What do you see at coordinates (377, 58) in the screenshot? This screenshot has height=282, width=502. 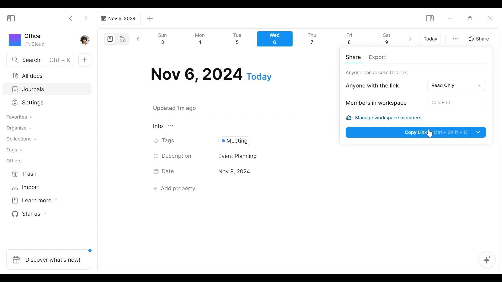 I see `Export` at bounding box center [377, 58].